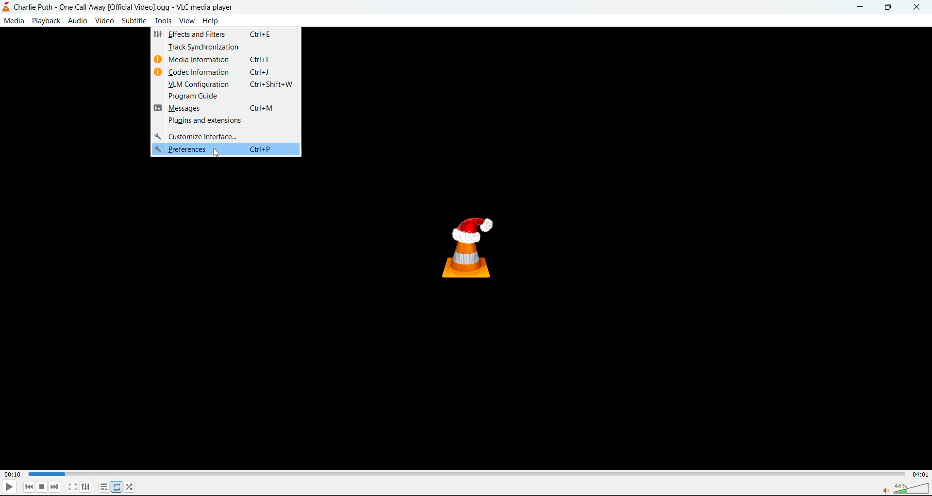  Describe the element at coordinates (13, 22) in the screenshot. I see `media` at that location.